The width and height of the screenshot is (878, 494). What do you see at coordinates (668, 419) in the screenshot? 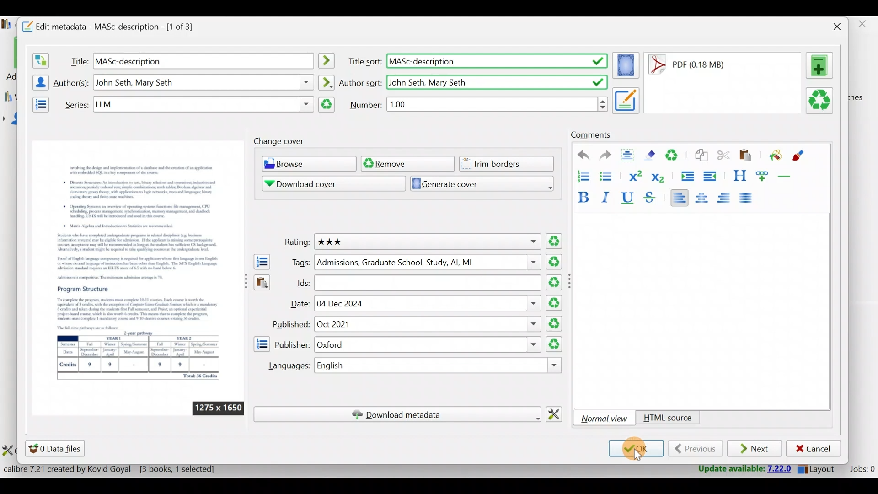
I see `HTML source` at bounding box center [668, 419].